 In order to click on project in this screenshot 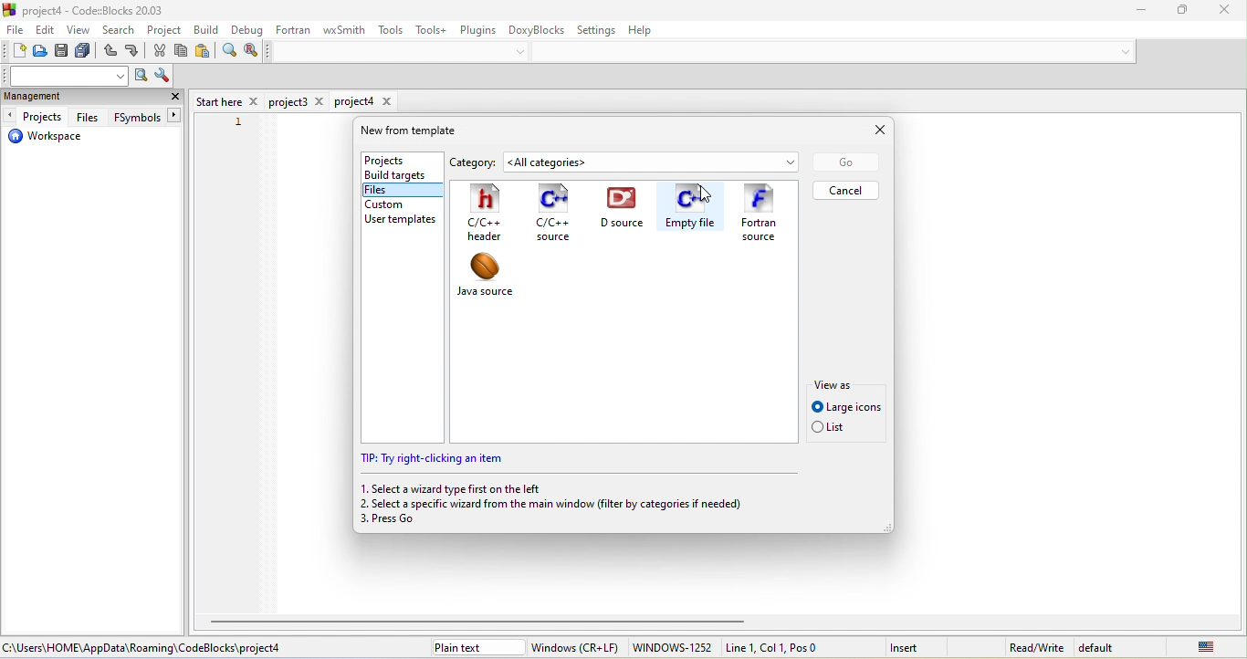, I will do `click(165, 31)`.